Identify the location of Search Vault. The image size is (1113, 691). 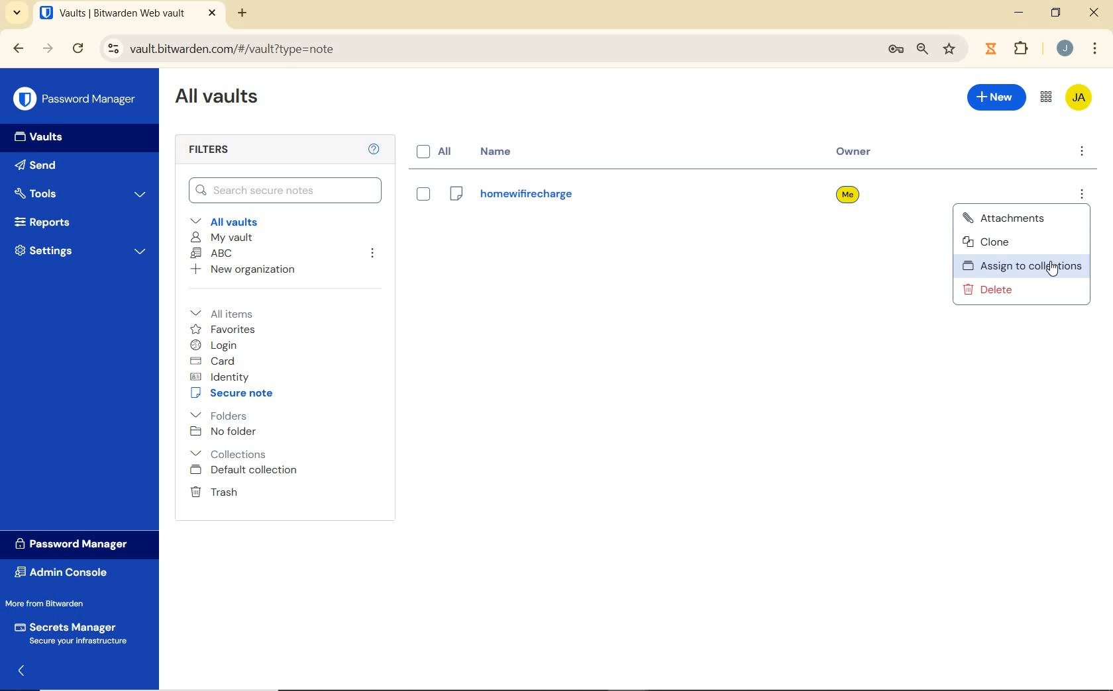
(286, 191).